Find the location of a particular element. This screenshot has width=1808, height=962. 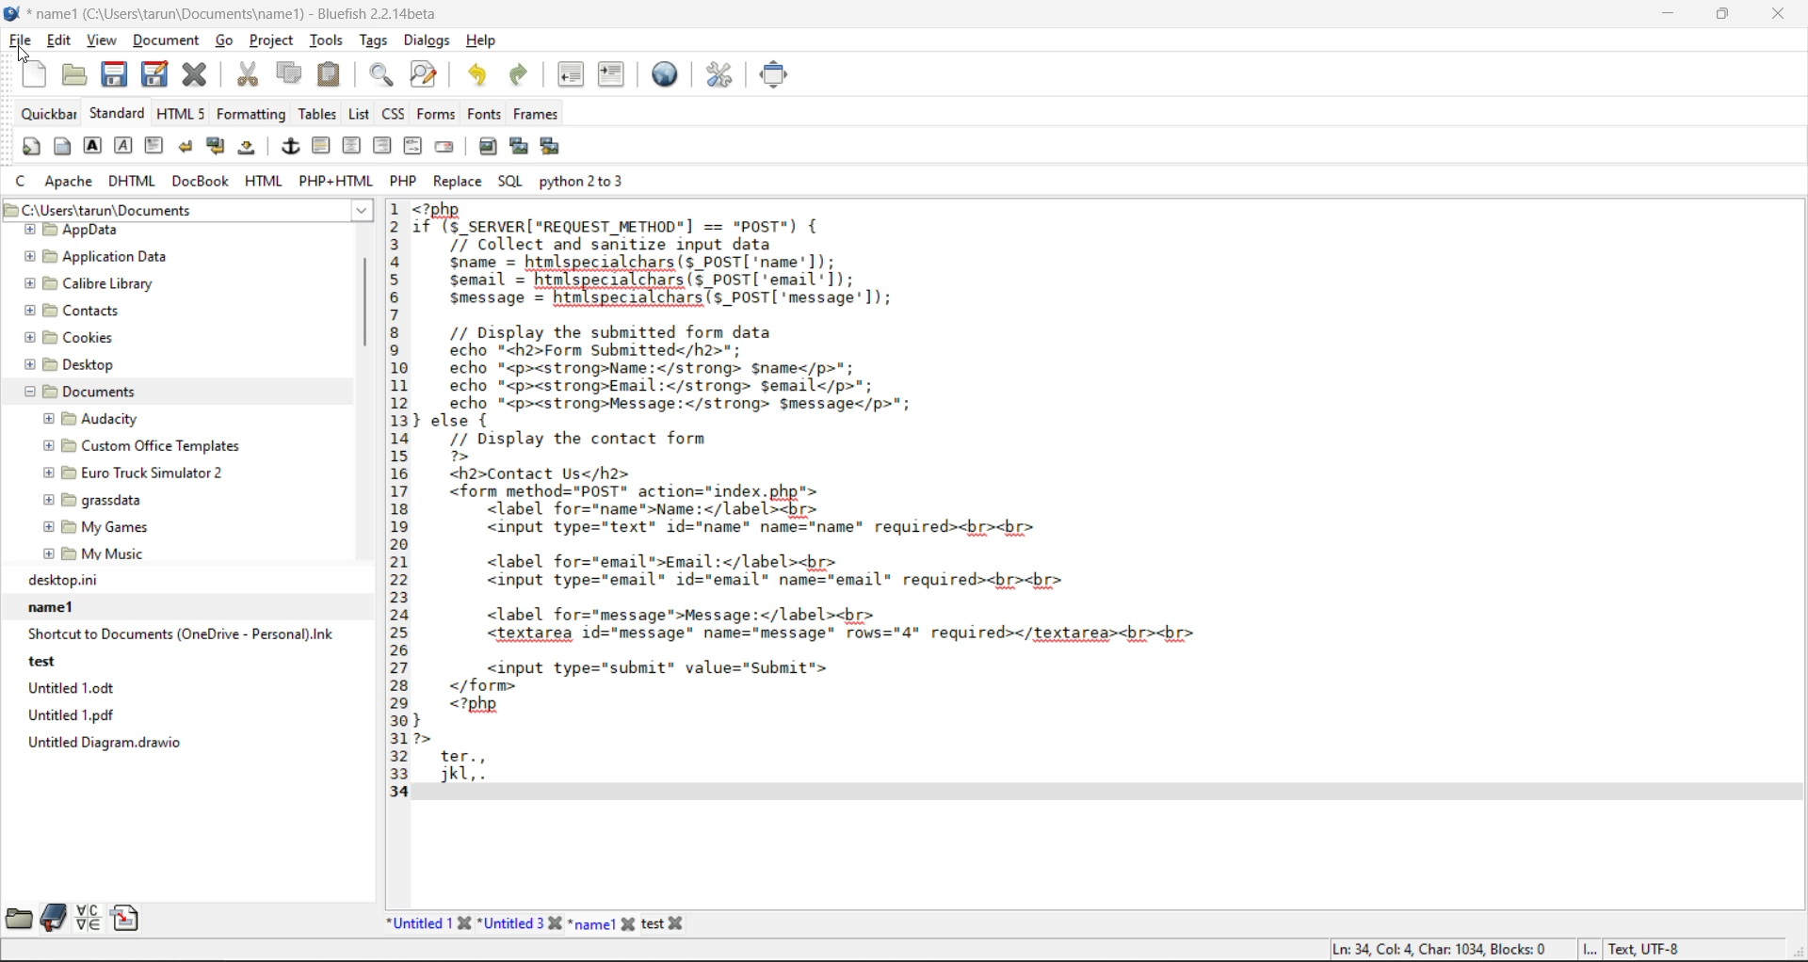

right justify is located at coordinates (383, 149).